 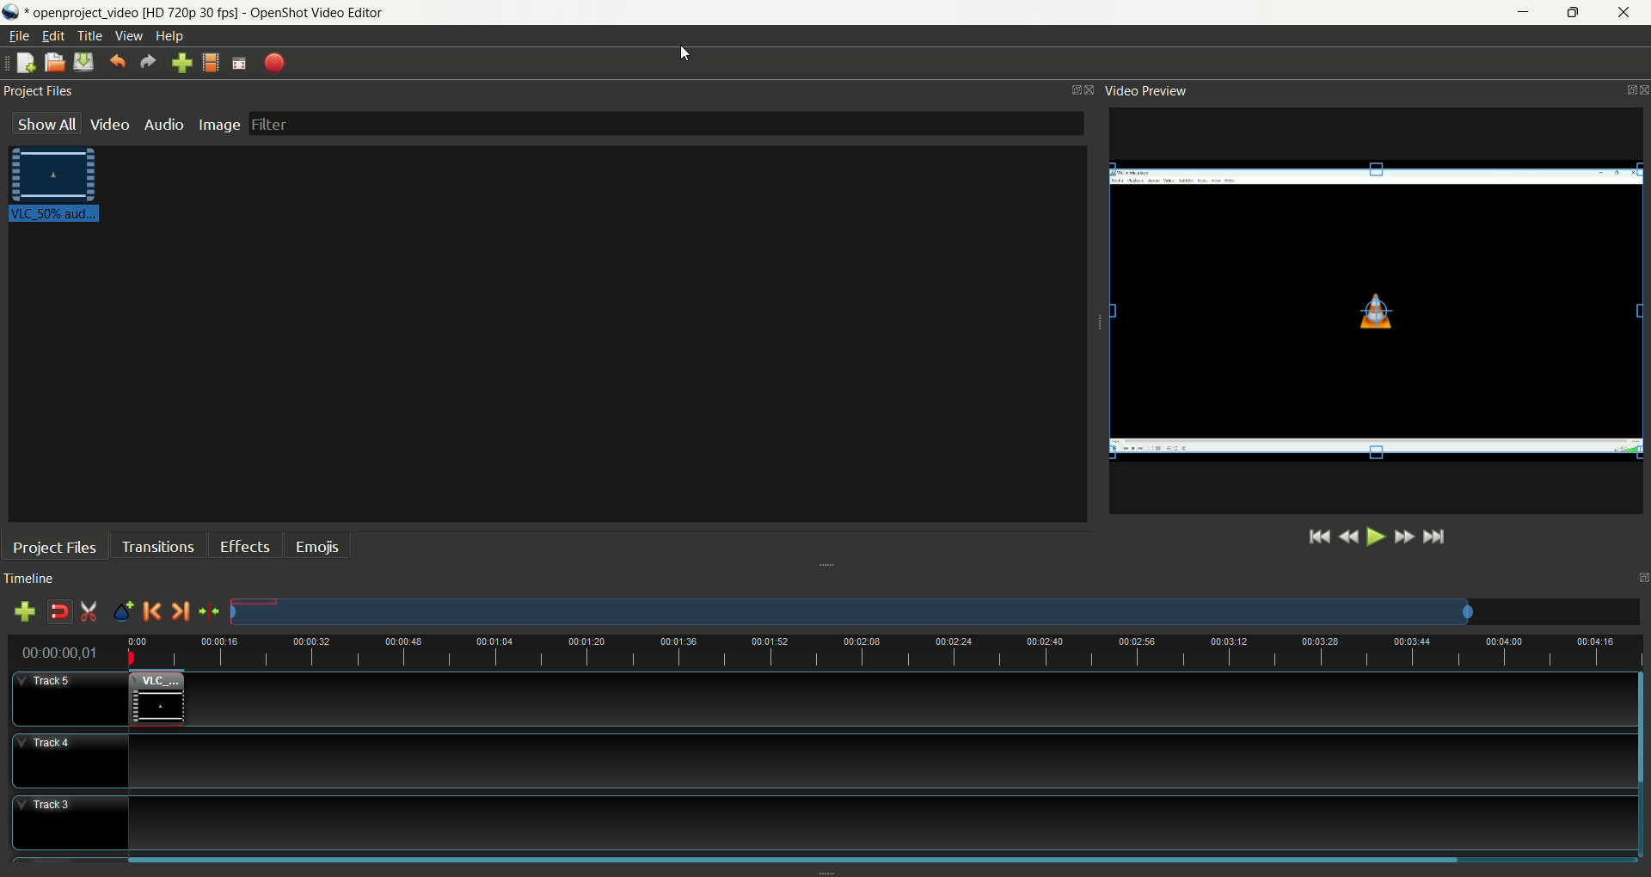 What do you see at coordinates (1405, 537) in the screenshot?
I see `fast forward` at bounding box center [1405, 537].